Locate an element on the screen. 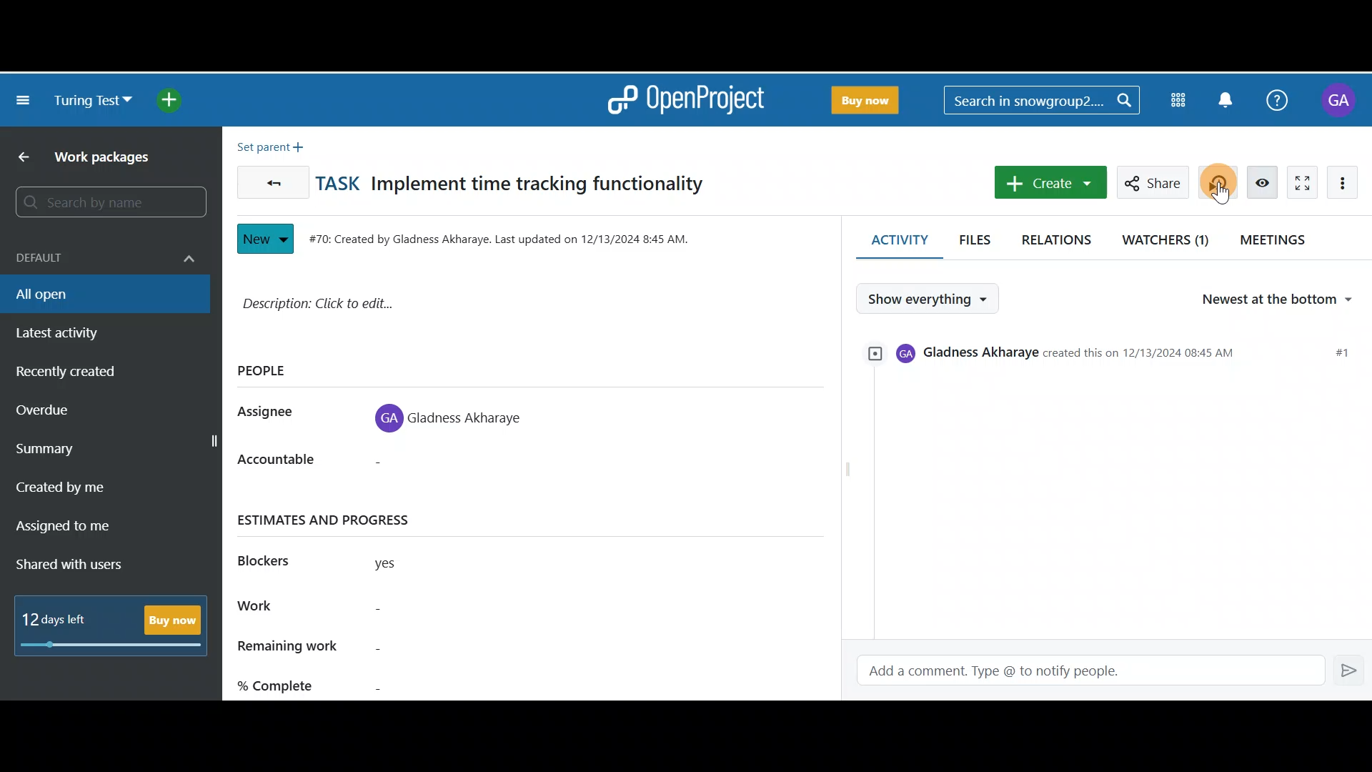 This screenshot has height=772, width=1372. Account name is located at coordinates (1341, 101).